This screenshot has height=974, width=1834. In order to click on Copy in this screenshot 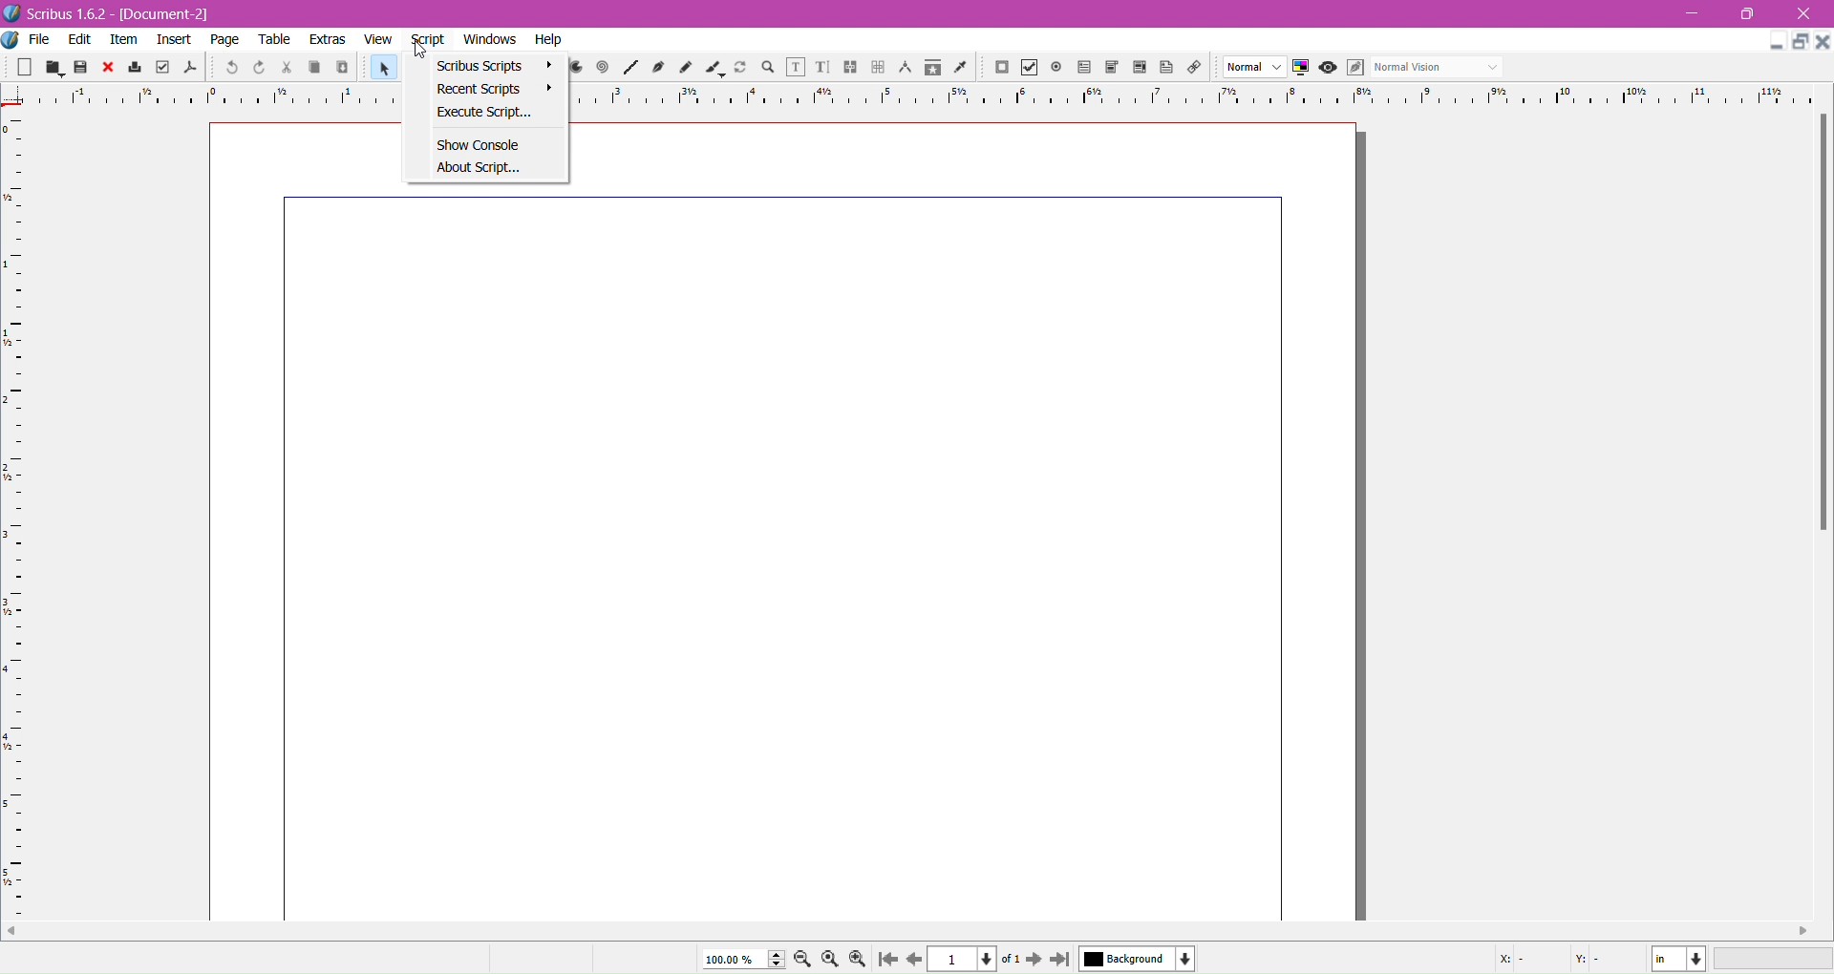, I will do `click(315, 67)`.